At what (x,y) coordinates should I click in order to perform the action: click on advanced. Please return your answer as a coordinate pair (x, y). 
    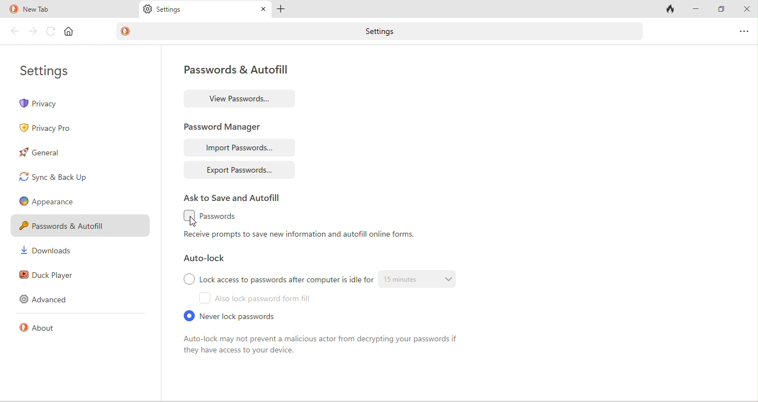
    Looking at the image, I should click on (49, 301).